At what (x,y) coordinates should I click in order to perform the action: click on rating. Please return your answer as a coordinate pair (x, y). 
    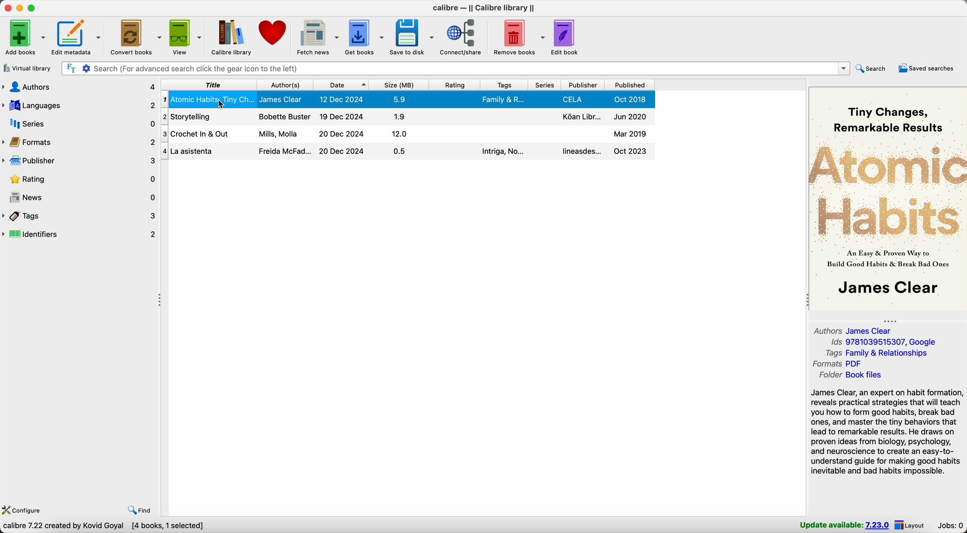
    Looking at the image, I should click on (79, 180).